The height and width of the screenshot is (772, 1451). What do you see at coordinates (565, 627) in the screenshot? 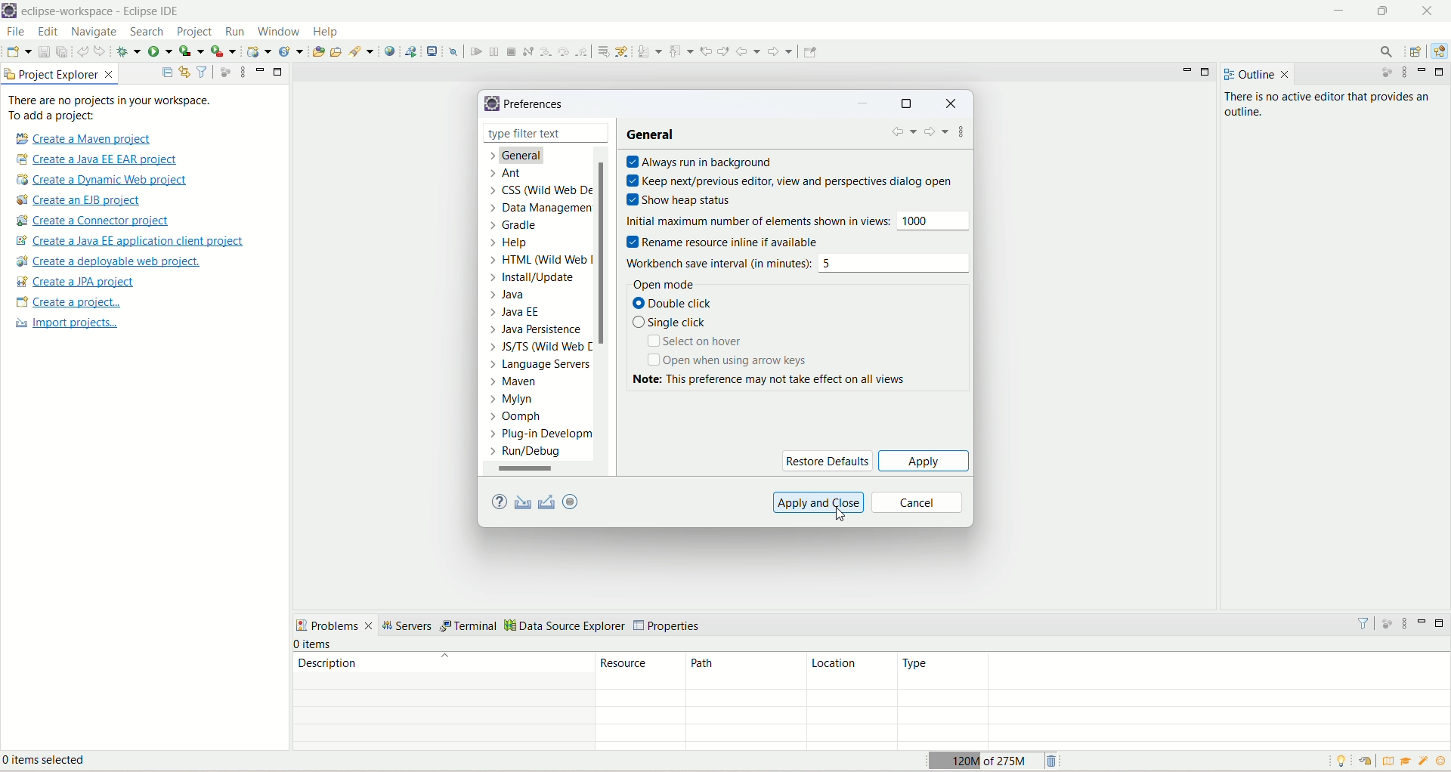
I see `data source explorer` at bounding box center [565, 627].